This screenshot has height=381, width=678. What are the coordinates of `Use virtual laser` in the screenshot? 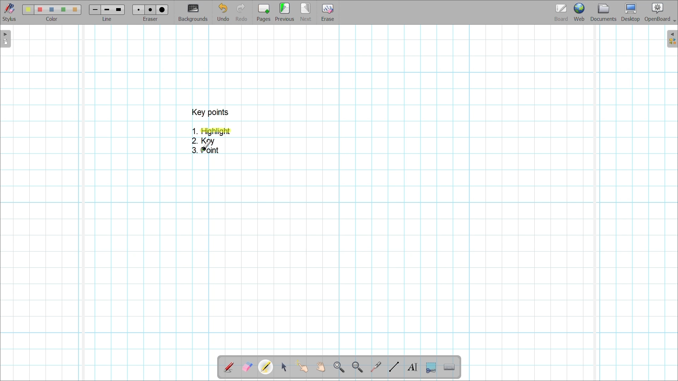 It's located at (375, 367).